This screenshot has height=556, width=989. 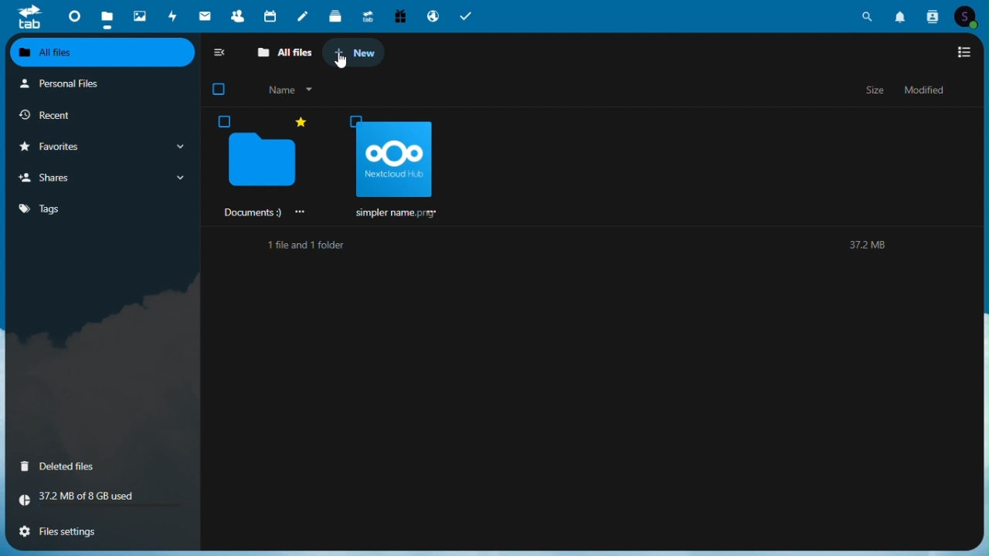 I want to click on Tags, so click(x=99, y=208).